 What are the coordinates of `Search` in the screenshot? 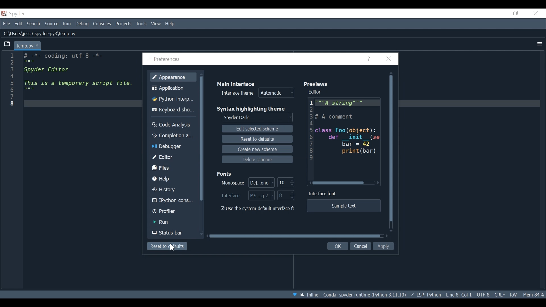 It's located at (34, 24).